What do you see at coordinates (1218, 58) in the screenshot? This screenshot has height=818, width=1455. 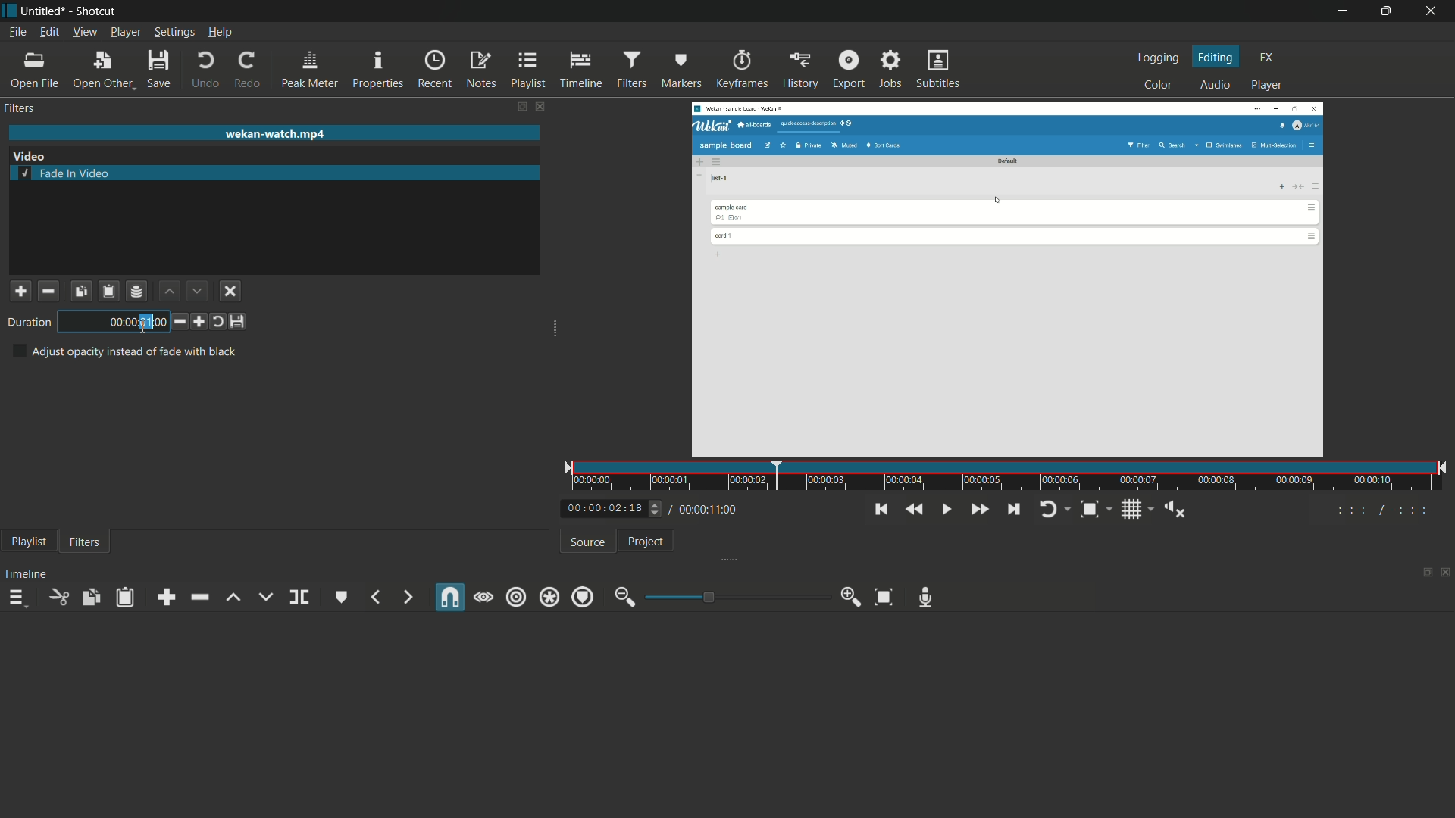 I see `editing` at bounding box center [1218, 58].